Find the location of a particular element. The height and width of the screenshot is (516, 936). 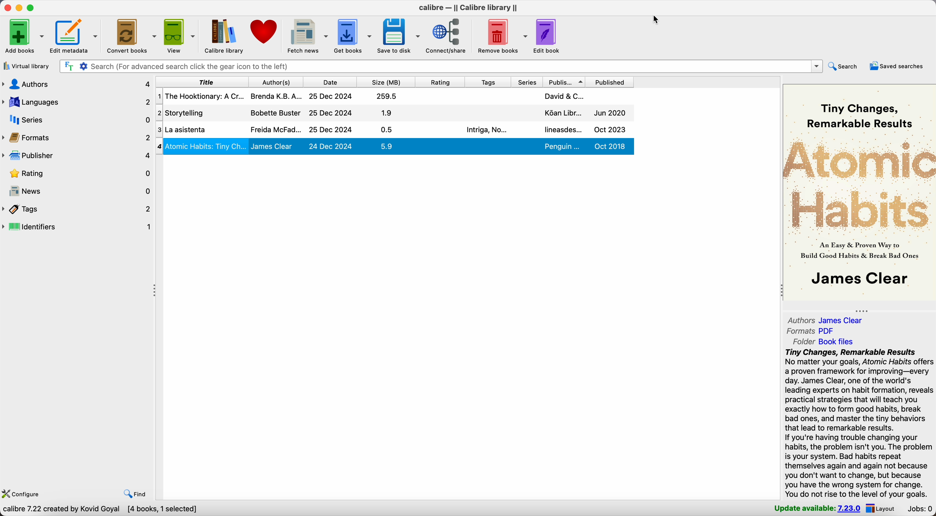

edit metadata is located at coordinates (76, 36).